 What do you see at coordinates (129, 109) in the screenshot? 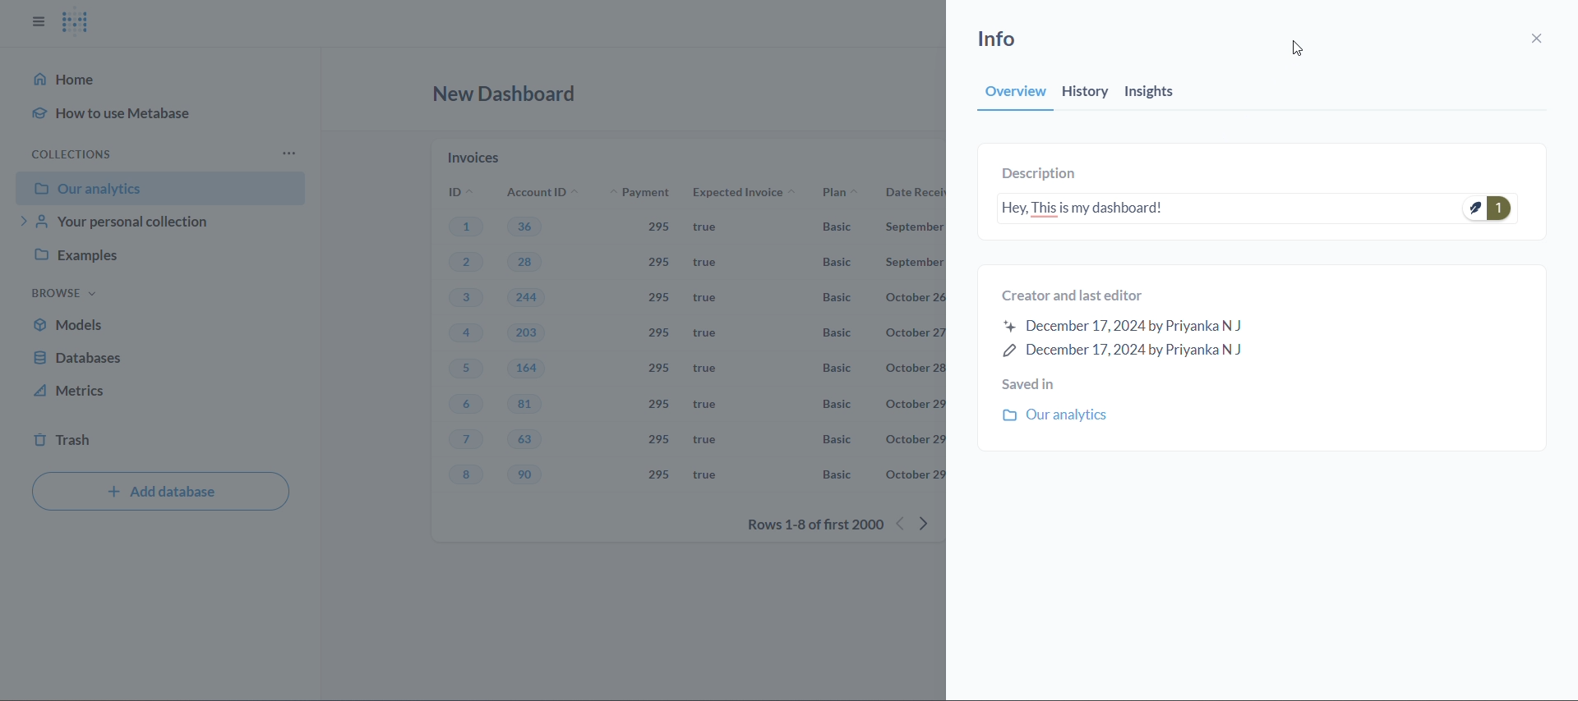
I see `how to use metabase` at bounding box center [129, 109].